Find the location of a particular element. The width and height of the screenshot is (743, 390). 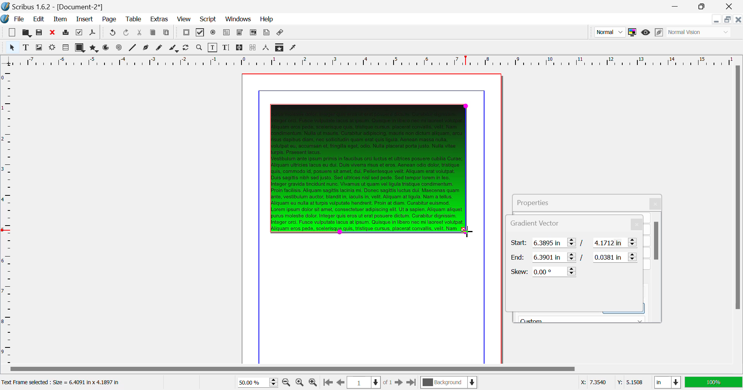

Freehand is located at coordinates (160, 48).